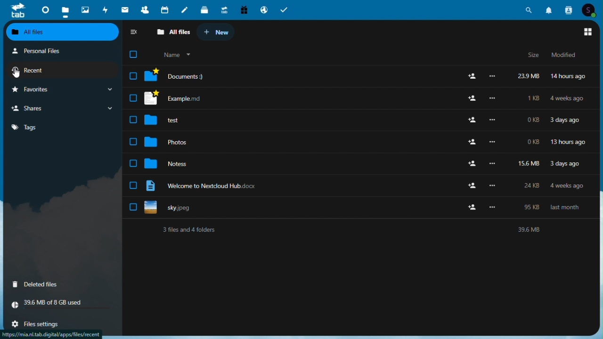 Image resolution: width=603 pixels, height=339 pixels. What do you see at coordinates (16, 10) in the screenshot?
I see `tab` at bounding box center [16, 10].